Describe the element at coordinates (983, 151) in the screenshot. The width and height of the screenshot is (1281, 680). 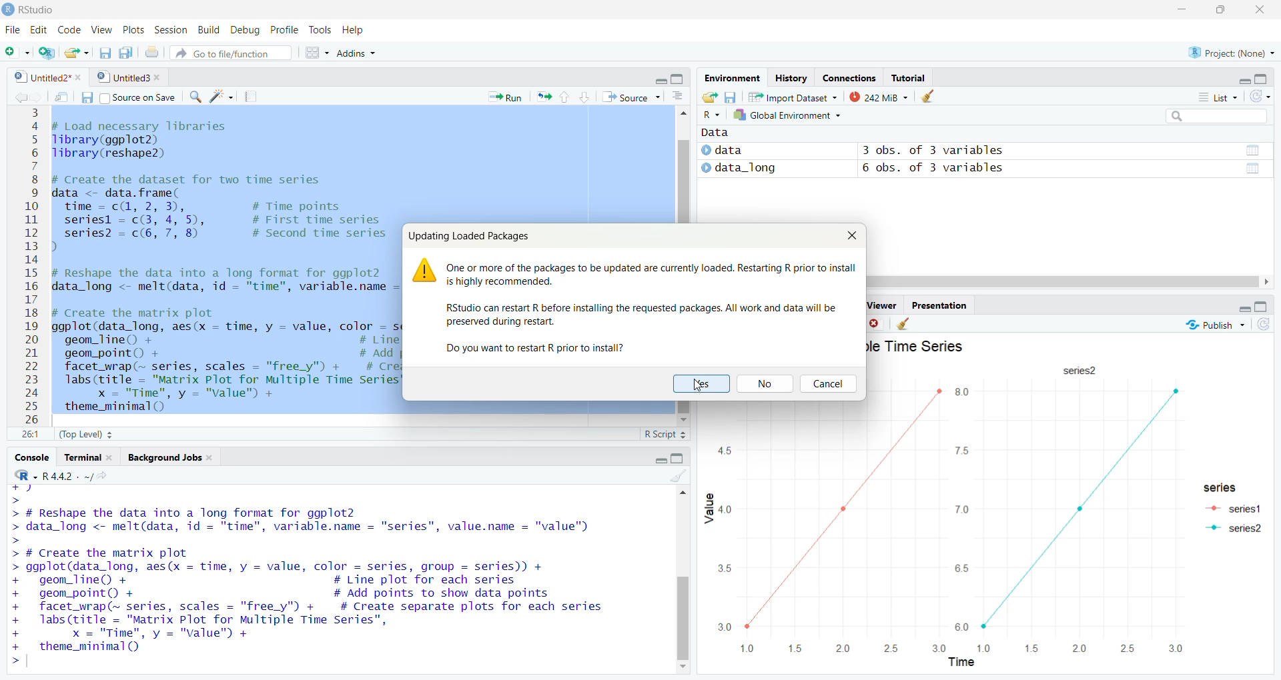
I see `data 3 obs. of 3 variables` at that location.